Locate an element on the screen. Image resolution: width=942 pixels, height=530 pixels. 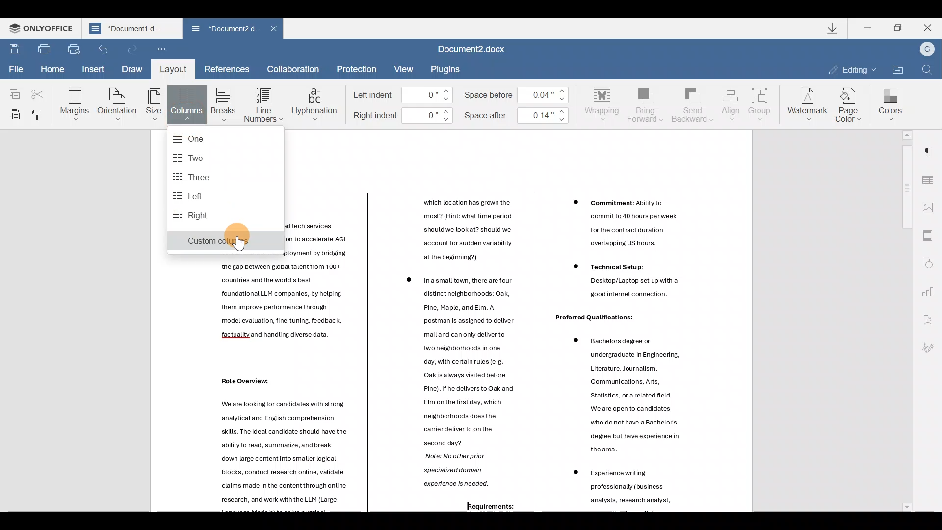
Signature settings is located at coordinates (932, 347).